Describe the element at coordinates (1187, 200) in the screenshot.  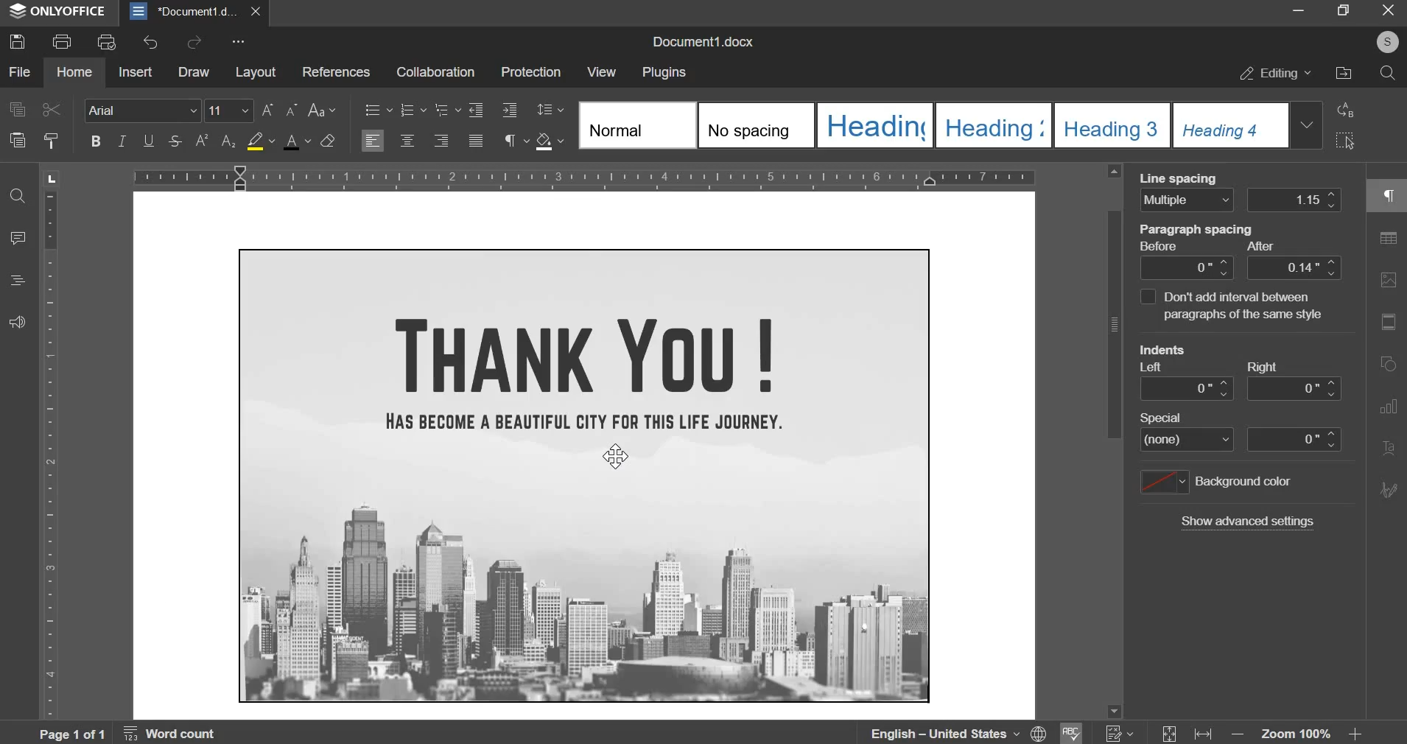
I see `line spacing` at that location.